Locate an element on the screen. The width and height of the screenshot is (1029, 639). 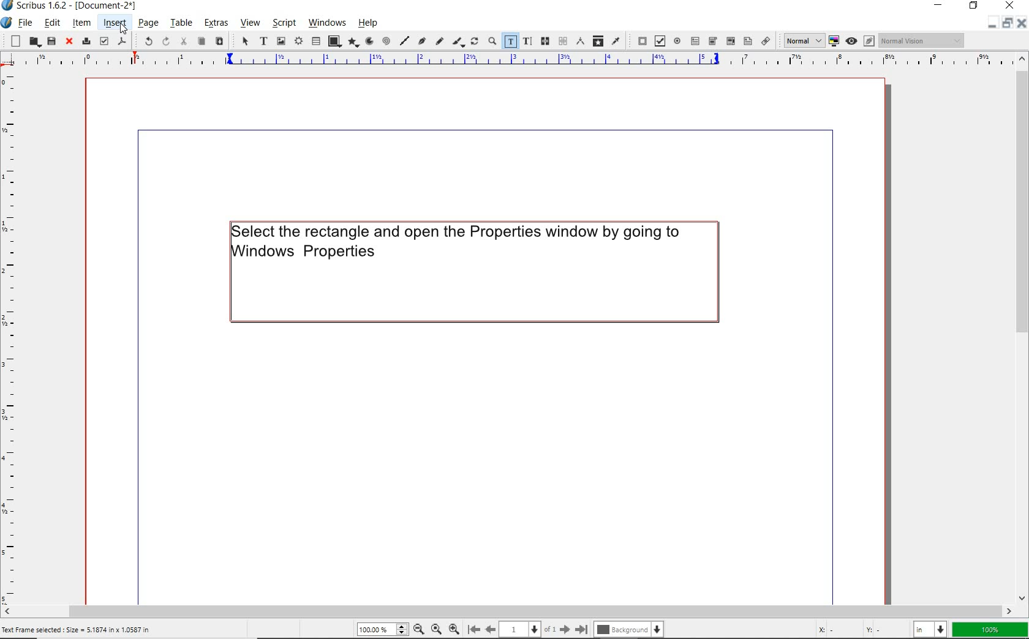
restore is located at coordinates (1006, 25).